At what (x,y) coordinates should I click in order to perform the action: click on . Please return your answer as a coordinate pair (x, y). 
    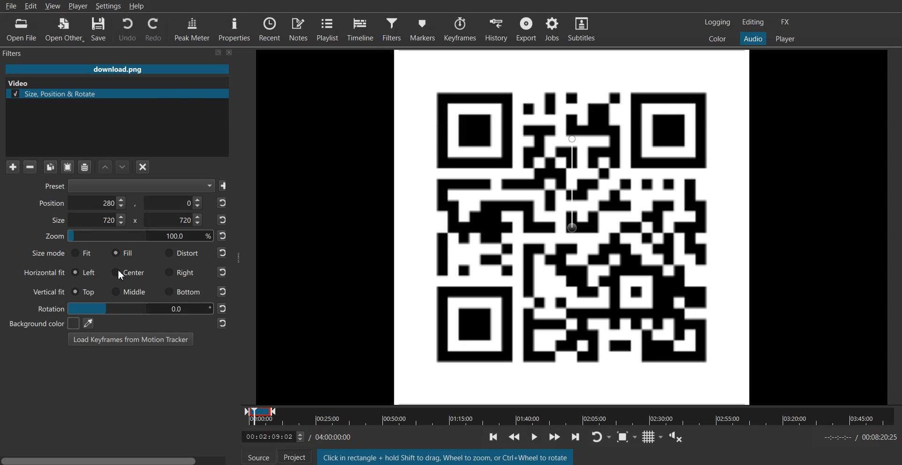
    Looking at the image, I should click on (552, 29).